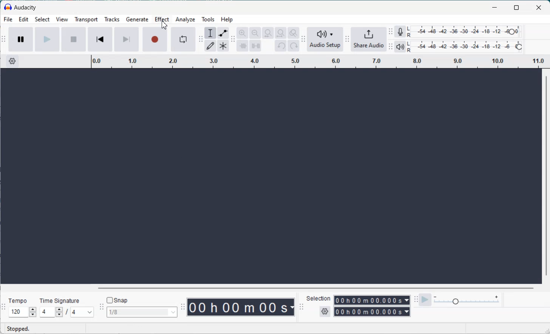  Describe the element at coordinates (22, 312) in the screenshot. I see `Tempo Settings` at that location.